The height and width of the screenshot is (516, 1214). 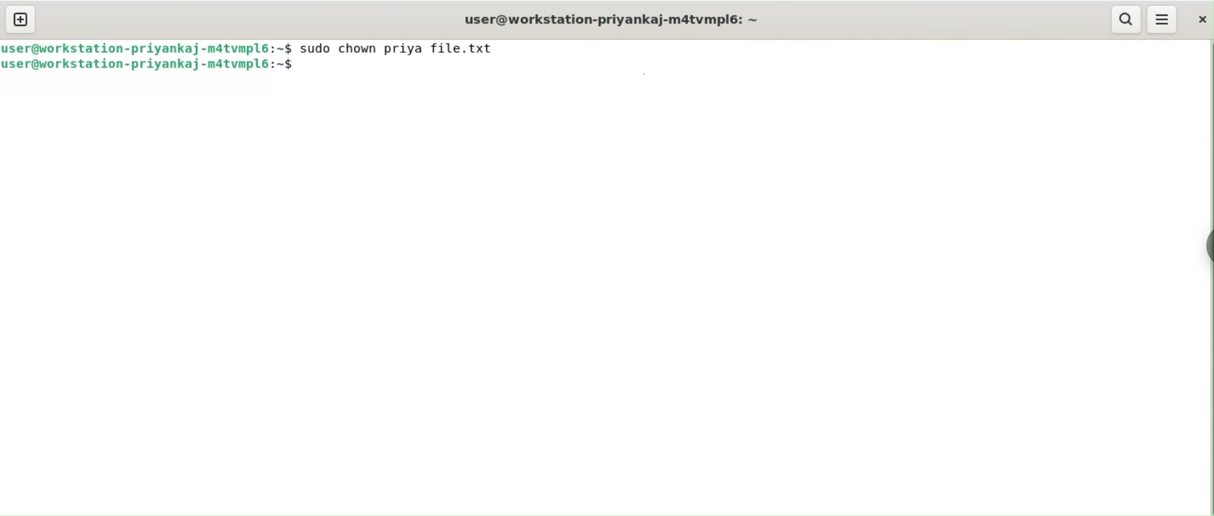 What do you see at coordinates (1126, 20) in the screenshot?
I see `search` at bounding box center [1126, 20].